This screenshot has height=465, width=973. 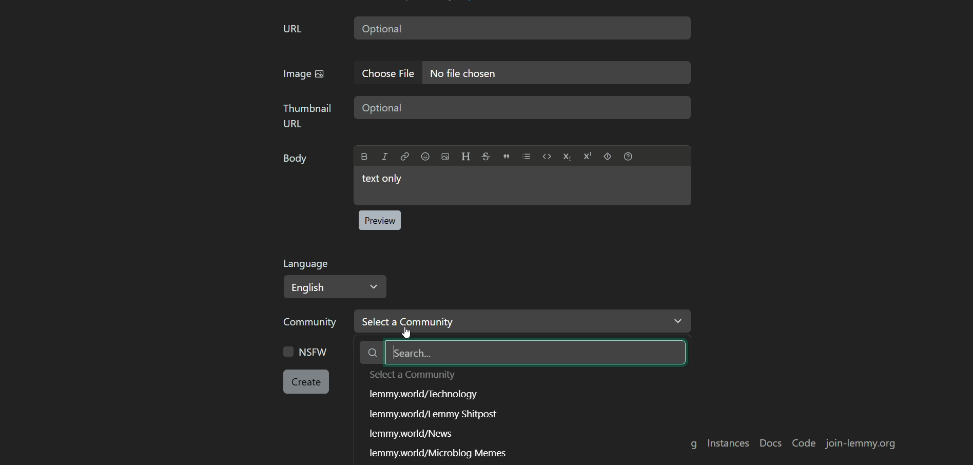 I want to click on Upload image, so click(x=445, y=157).